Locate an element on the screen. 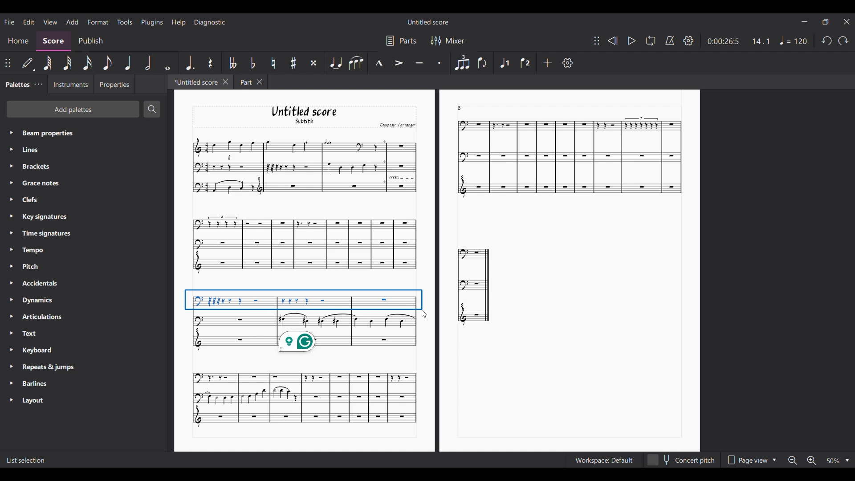  »  Clefs is located at coordinates (32, 200).